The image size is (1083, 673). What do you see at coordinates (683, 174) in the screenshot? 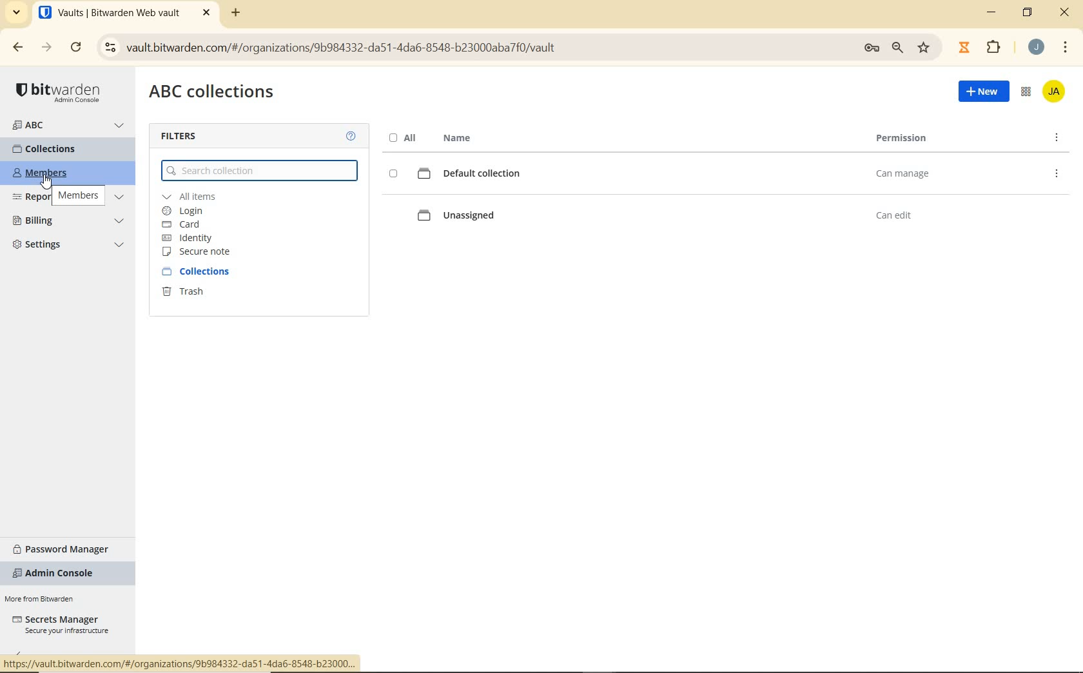
I see `DEFAULT COLLECTION` at bounding box center [683, 174].